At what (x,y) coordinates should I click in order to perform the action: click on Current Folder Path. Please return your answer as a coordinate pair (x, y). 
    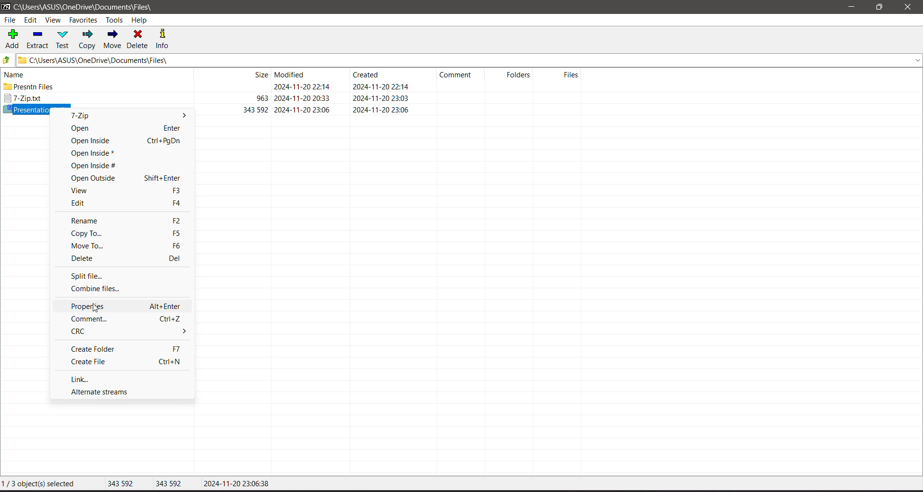
    Looking at the image, I should click on (90, 7).